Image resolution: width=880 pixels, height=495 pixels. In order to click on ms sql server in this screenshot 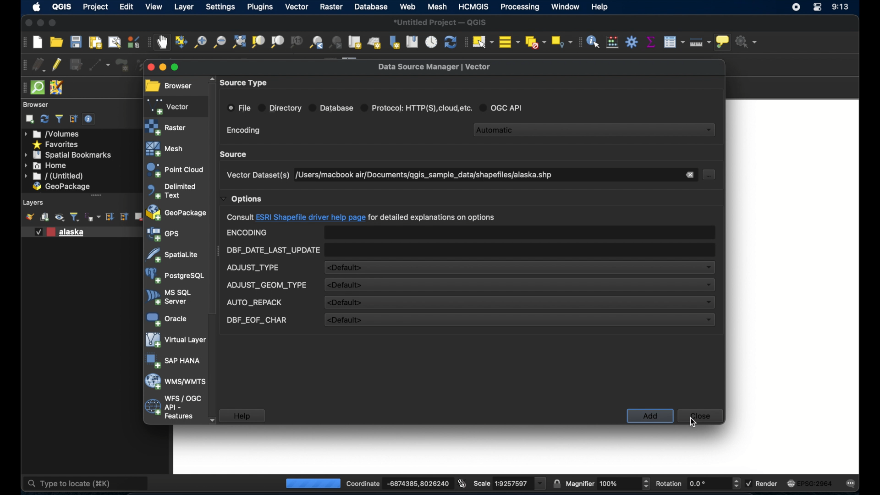, I will do `click(169, 297)`.